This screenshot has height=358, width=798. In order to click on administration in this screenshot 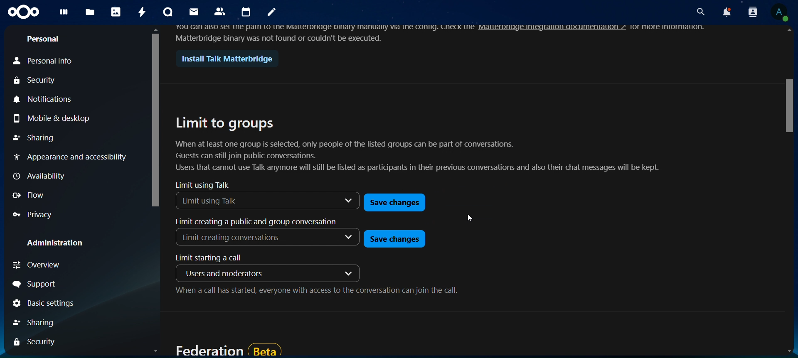, I will do `click(58, 244)`.